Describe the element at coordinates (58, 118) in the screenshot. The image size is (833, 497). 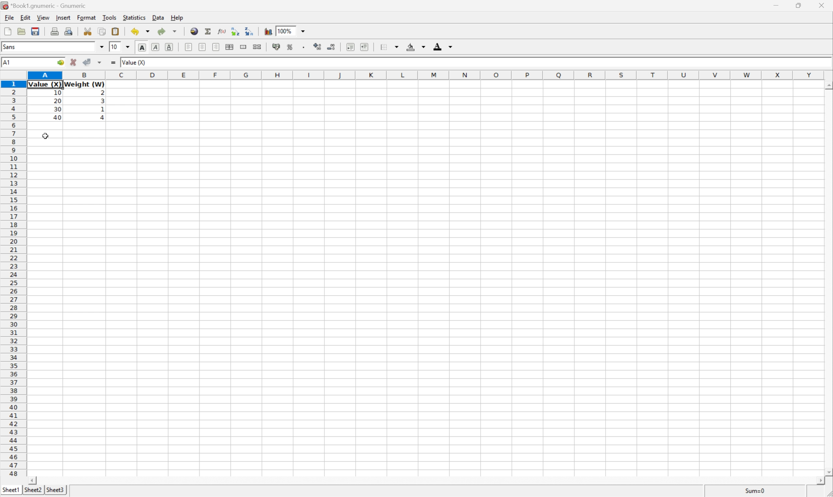
I see `40` at that location.